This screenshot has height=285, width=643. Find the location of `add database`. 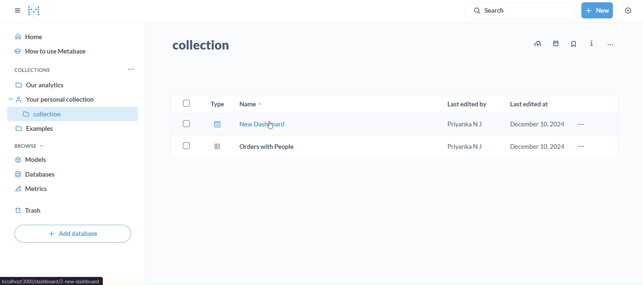

add database is located at coordinates (71, 234).